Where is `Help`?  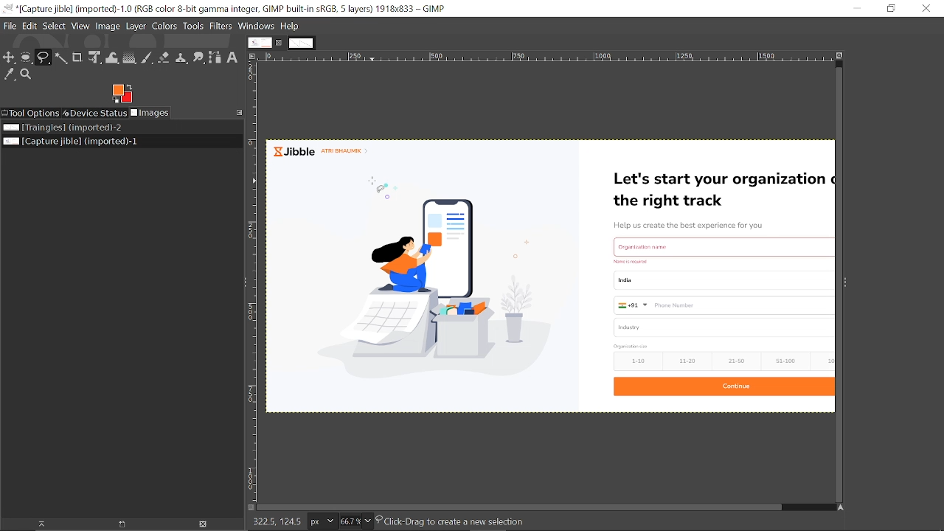 Help is located at coordinates (290, 27).